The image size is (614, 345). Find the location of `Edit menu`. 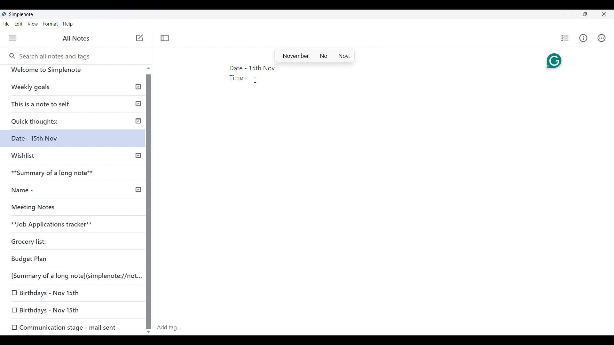

Edit menu is located at coordinates (19, 24).